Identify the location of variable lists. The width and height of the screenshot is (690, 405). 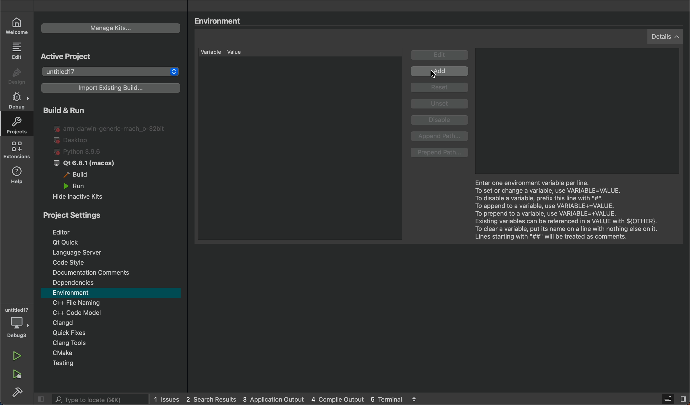
(302, 144).